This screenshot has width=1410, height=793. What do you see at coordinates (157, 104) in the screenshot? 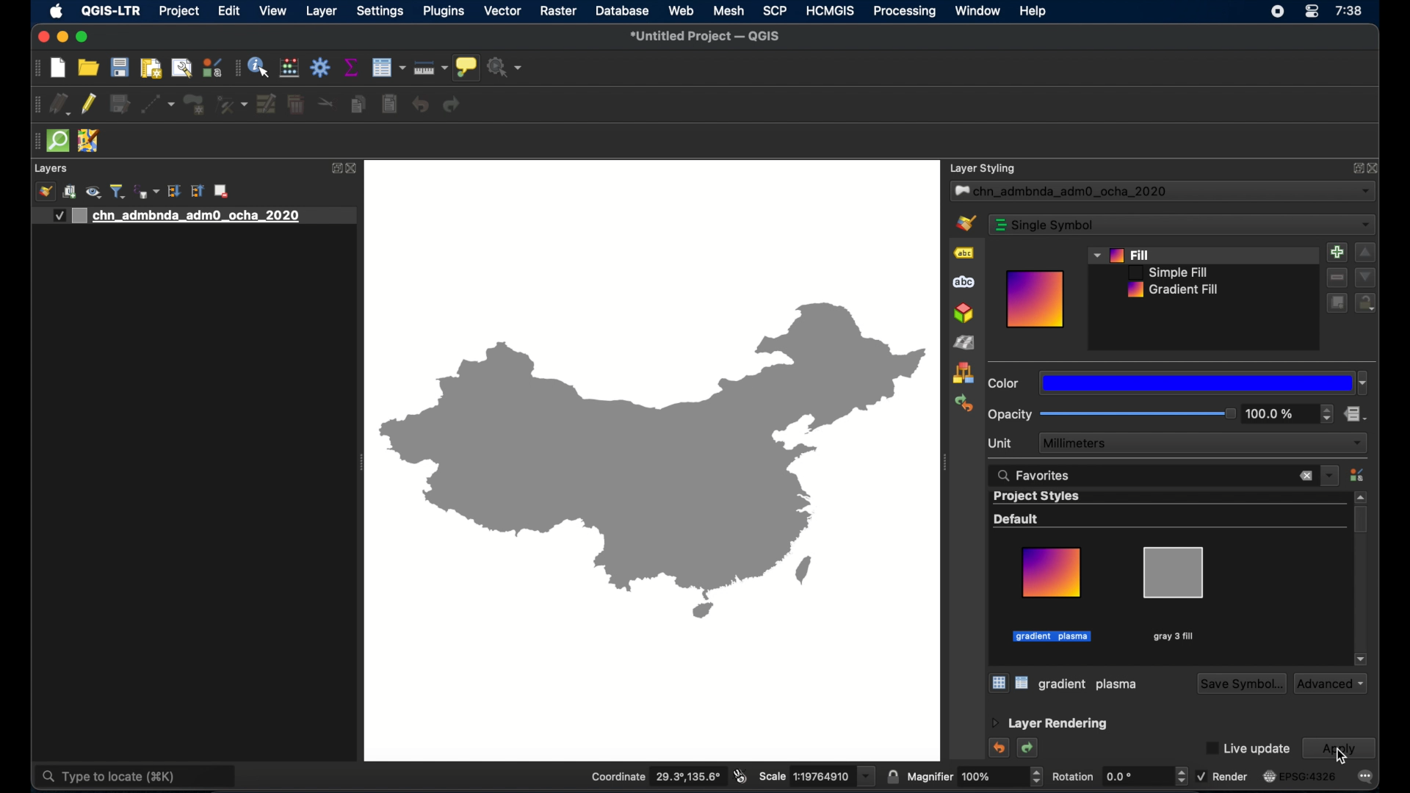
I see `digitize with segment` at bounding box center [157, 104].